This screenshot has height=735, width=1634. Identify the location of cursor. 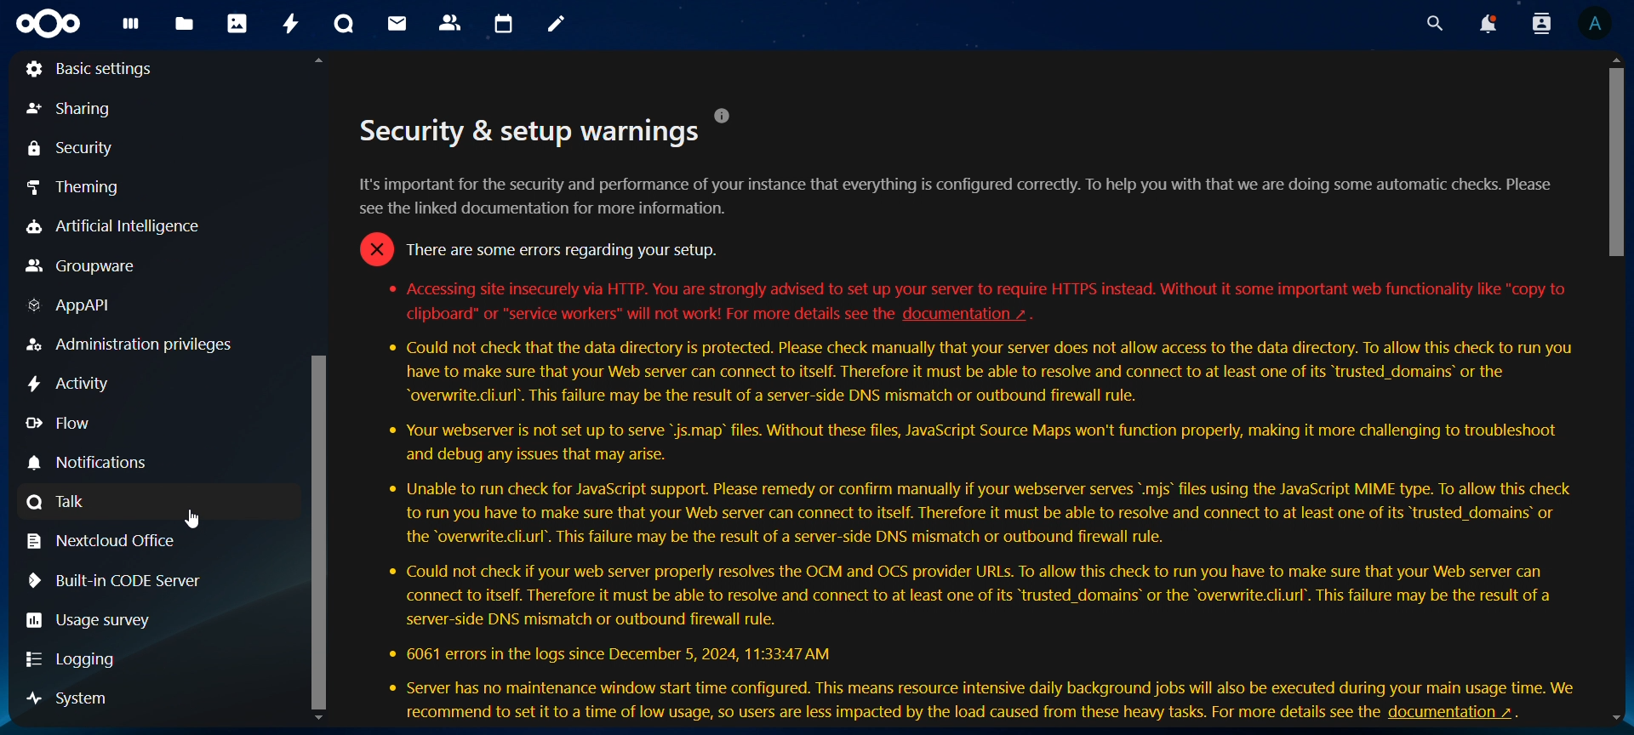
(195, 519).